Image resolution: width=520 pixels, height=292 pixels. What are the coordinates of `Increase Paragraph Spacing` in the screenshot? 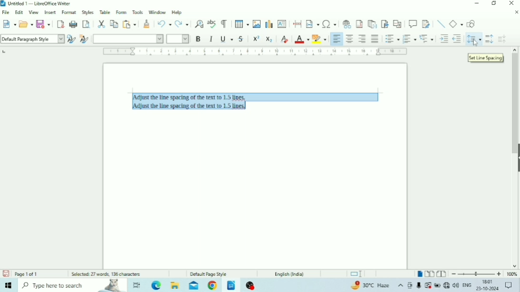 It's located at (489, 39).